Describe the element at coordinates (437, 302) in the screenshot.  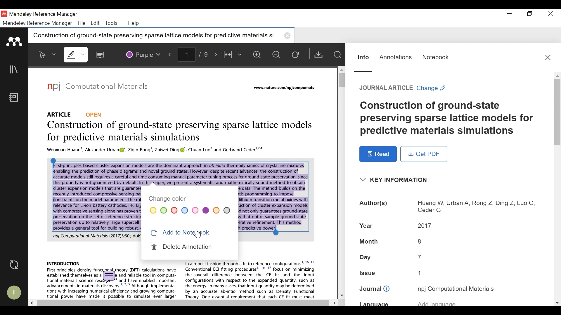
I see `Language` at that location.